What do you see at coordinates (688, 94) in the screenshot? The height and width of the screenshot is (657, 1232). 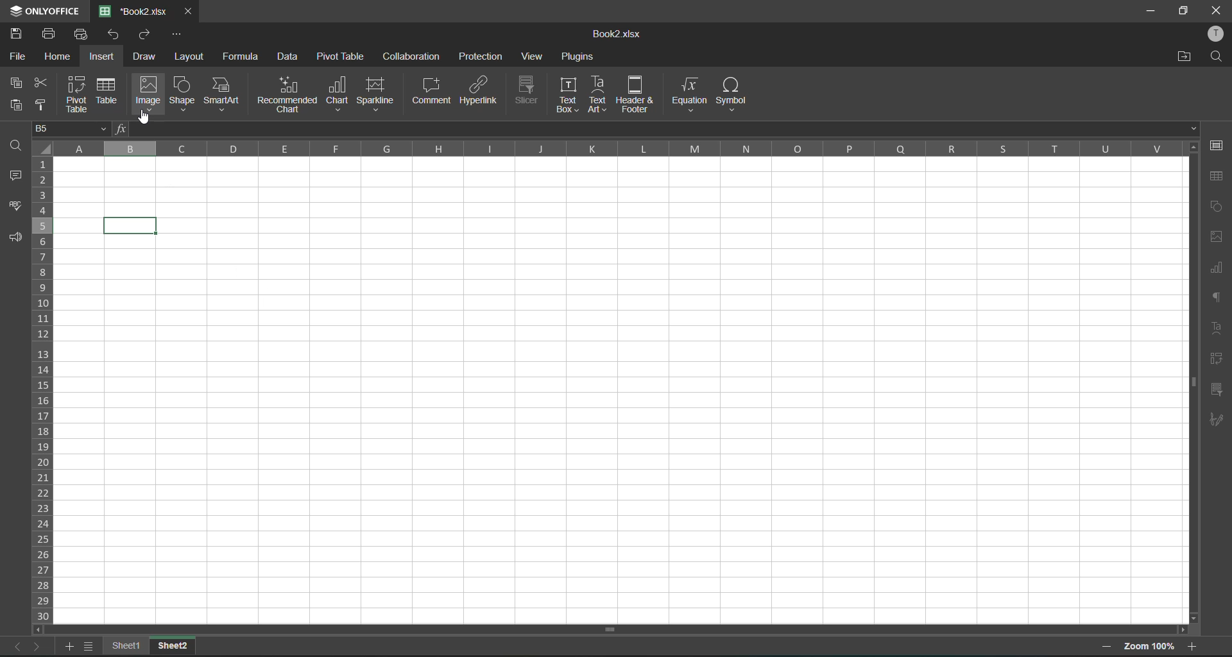 I see `equation` at bounding box center [688, 94].